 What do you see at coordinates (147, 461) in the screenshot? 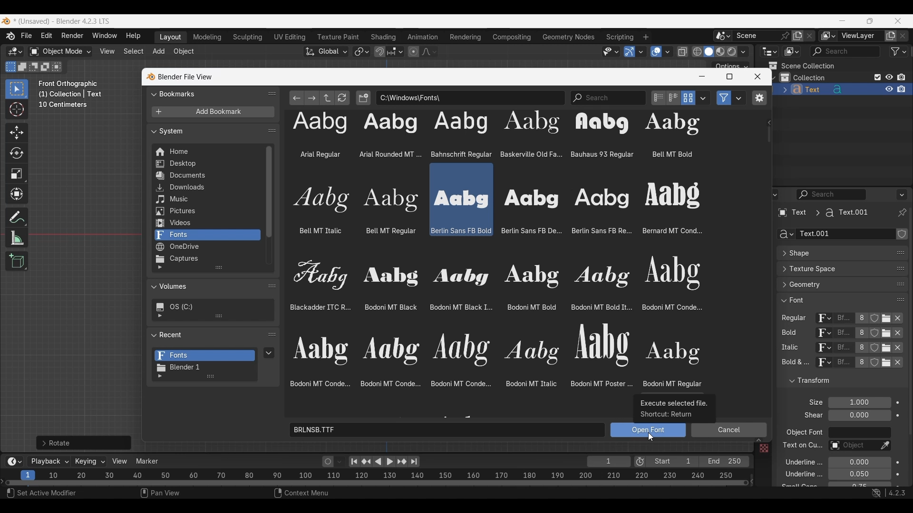
I see `Marker` at bounding box center [147, 461].